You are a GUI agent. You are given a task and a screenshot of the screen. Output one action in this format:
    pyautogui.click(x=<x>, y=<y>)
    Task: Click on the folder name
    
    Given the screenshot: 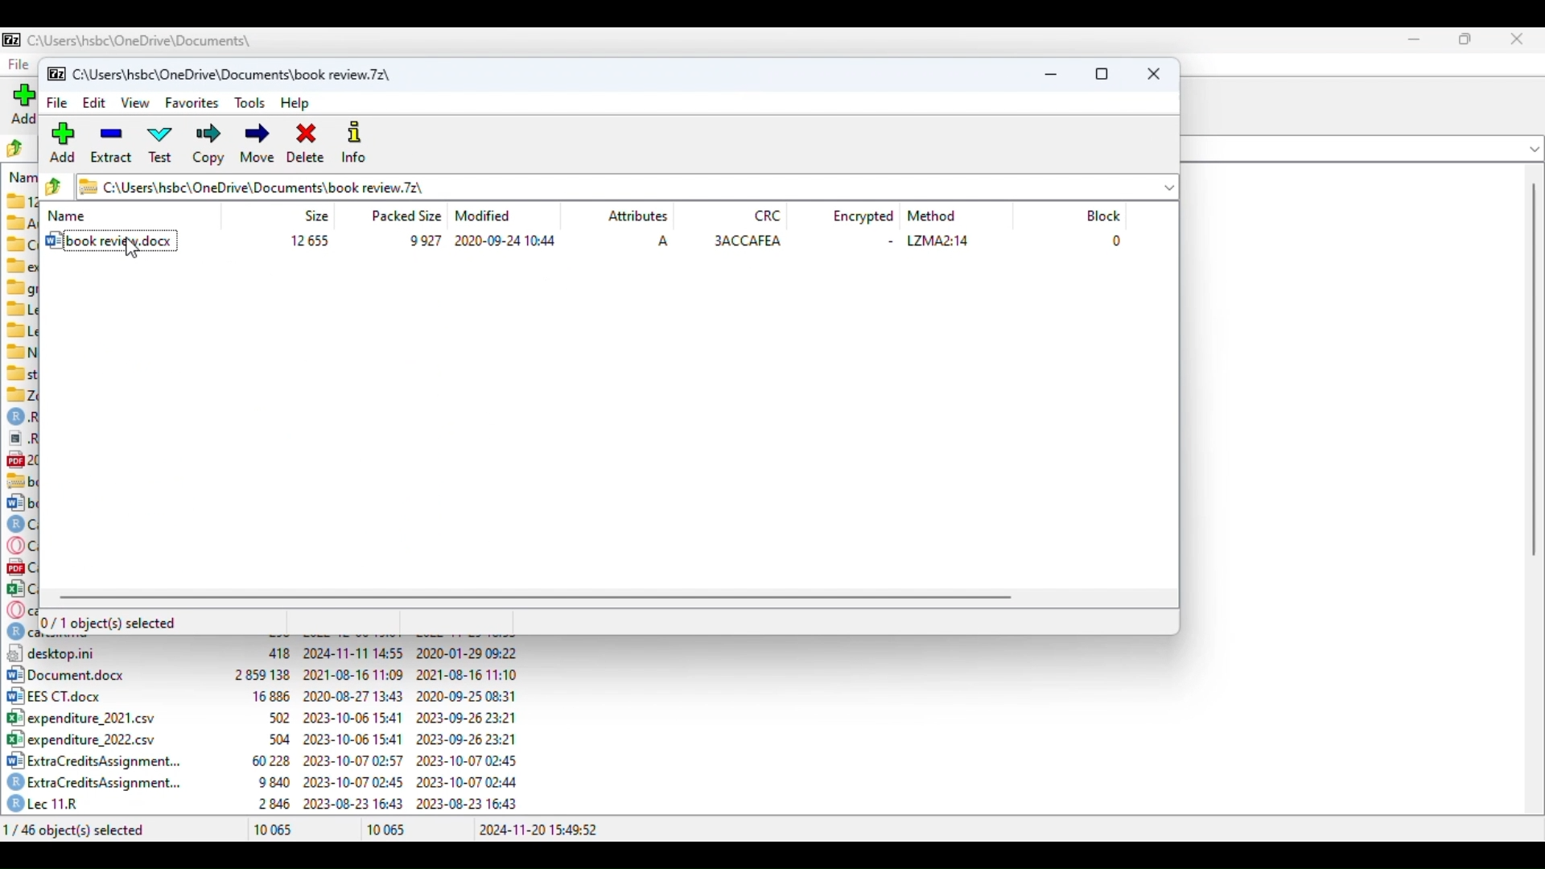 What is the action you would take?
    pyautogui.click(x=233, y=73)
    